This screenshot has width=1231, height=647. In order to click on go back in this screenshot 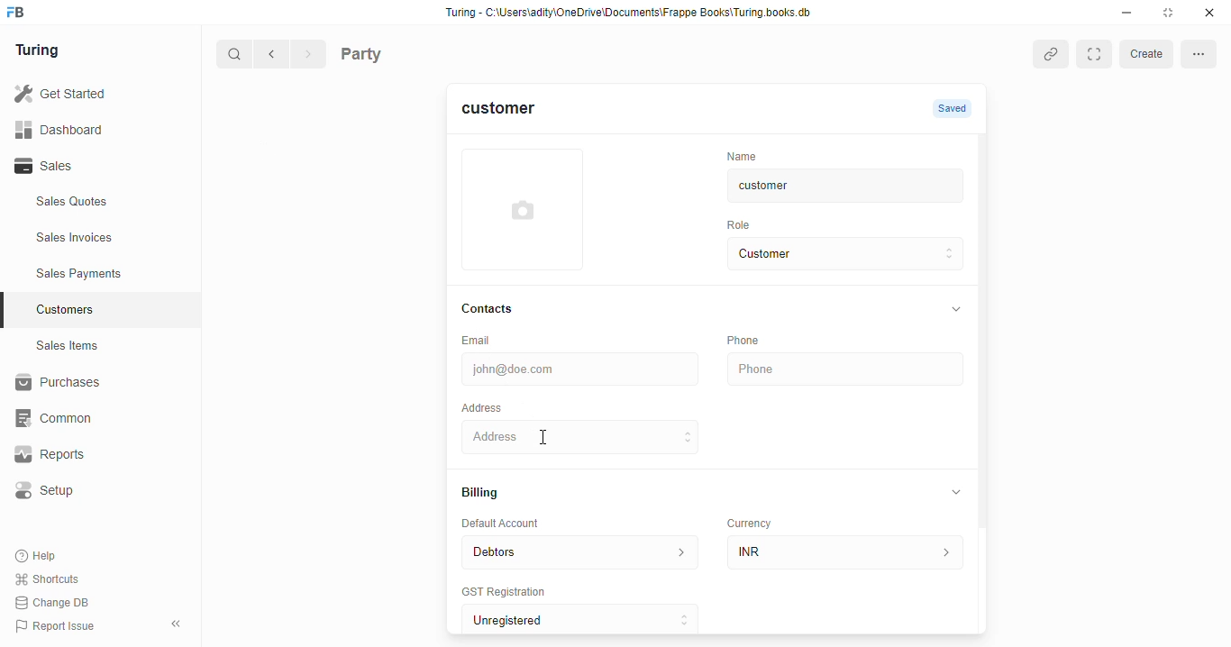, I will do `click(275, 55)`.